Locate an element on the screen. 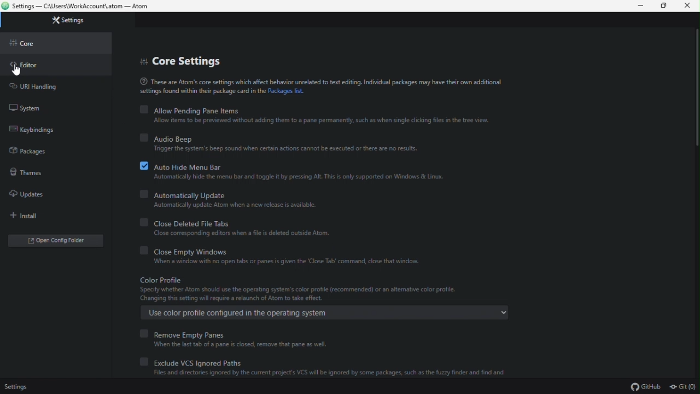 This screenshot has height=394, width=700. Exclude vcs ignored paths is located at coordinates (334, 362).